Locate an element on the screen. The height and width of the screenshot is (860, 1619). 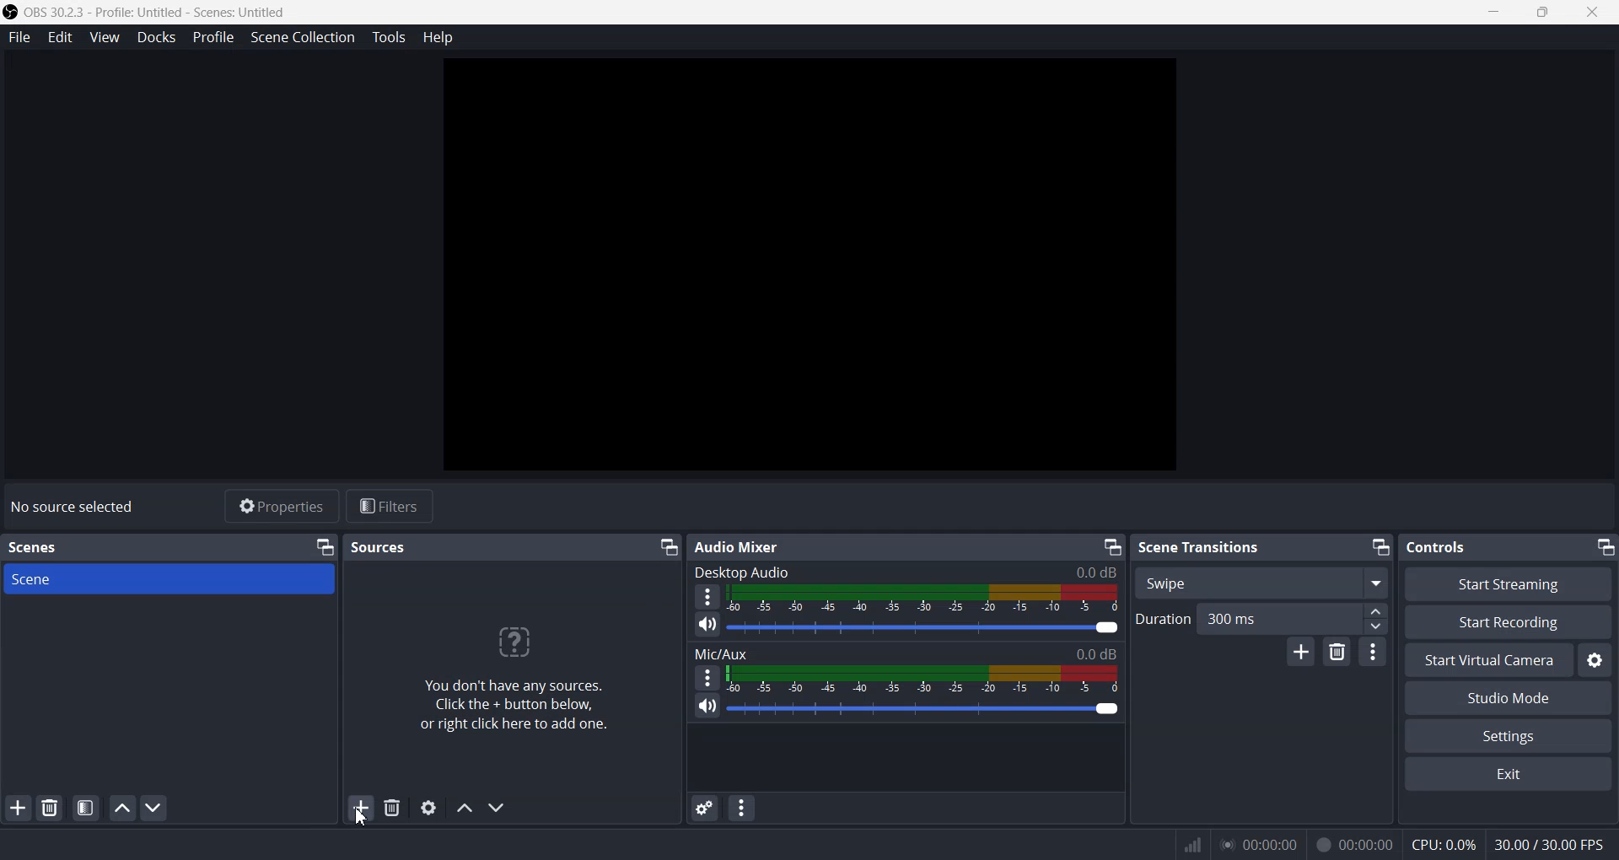
Advanced Audio properties is located at coordinates (703, 808).